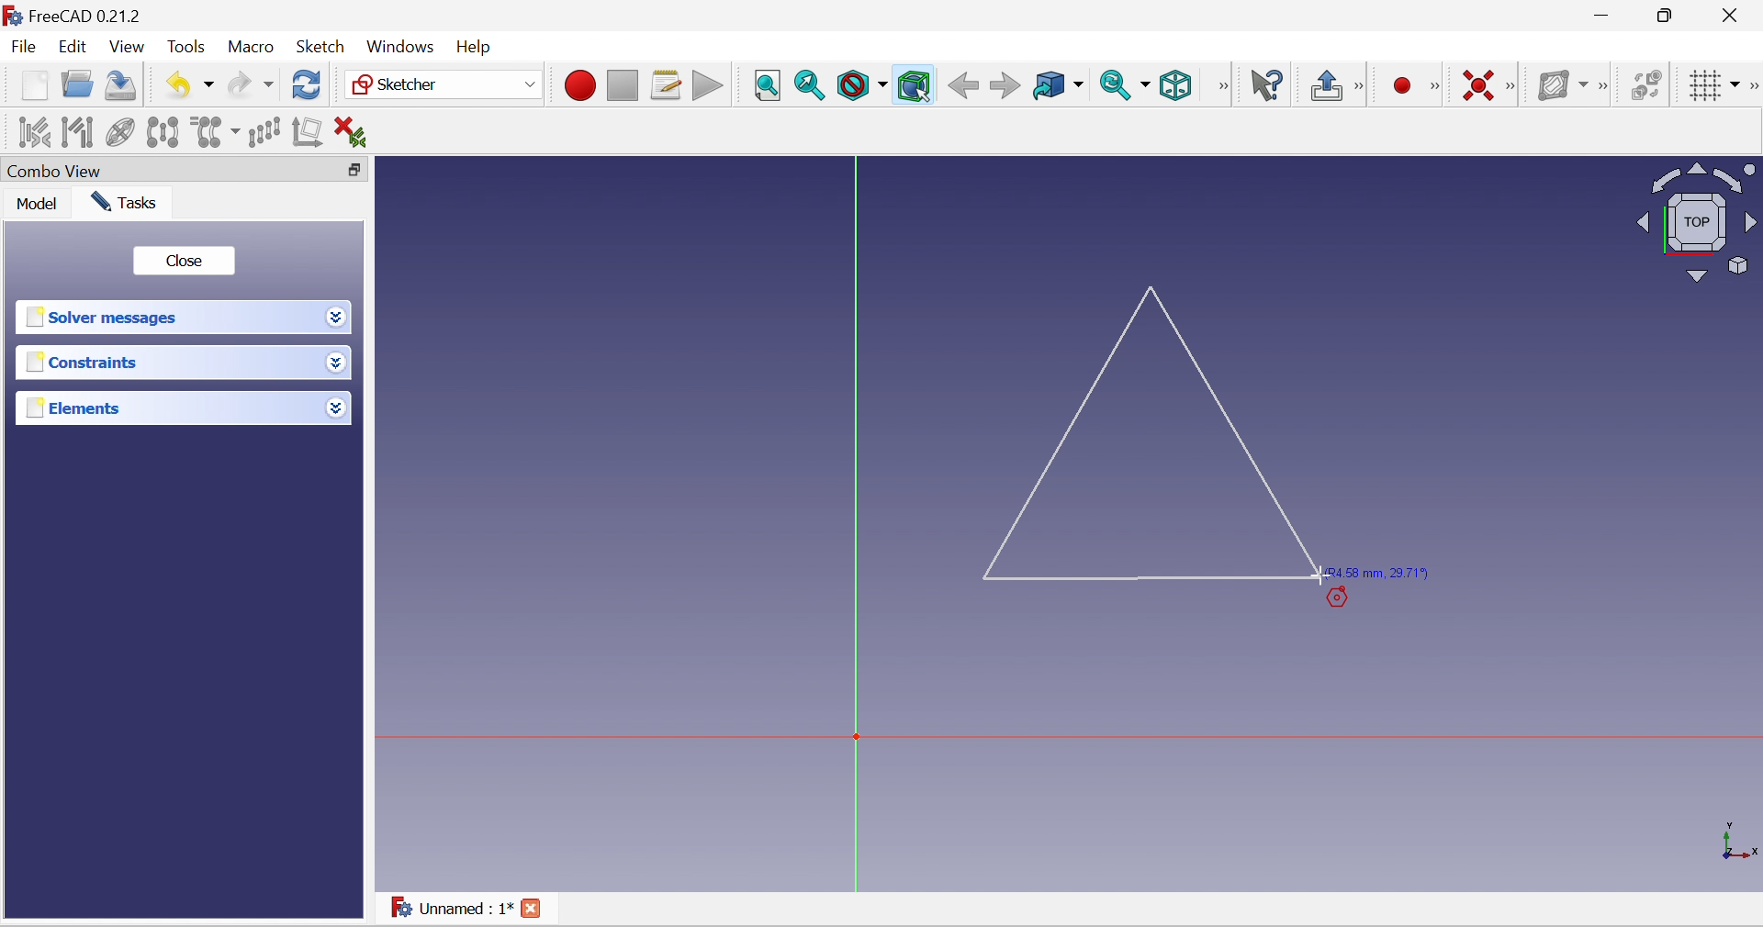  What do you see at coordinates (1668, 15) in the screenshot?
I see `maximize` at bounding box center [1668, 15].